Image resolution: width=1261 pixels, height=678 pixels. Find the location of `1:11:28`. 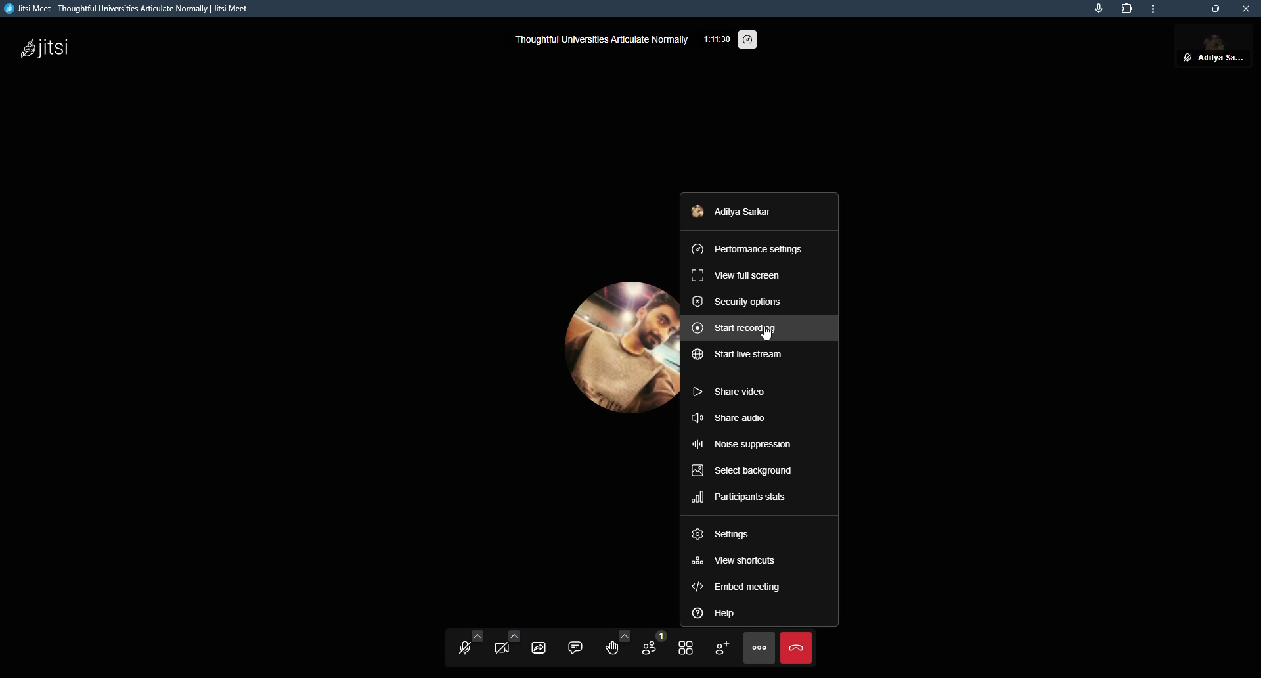

1:11:28 is located at coordinates (717, 37).